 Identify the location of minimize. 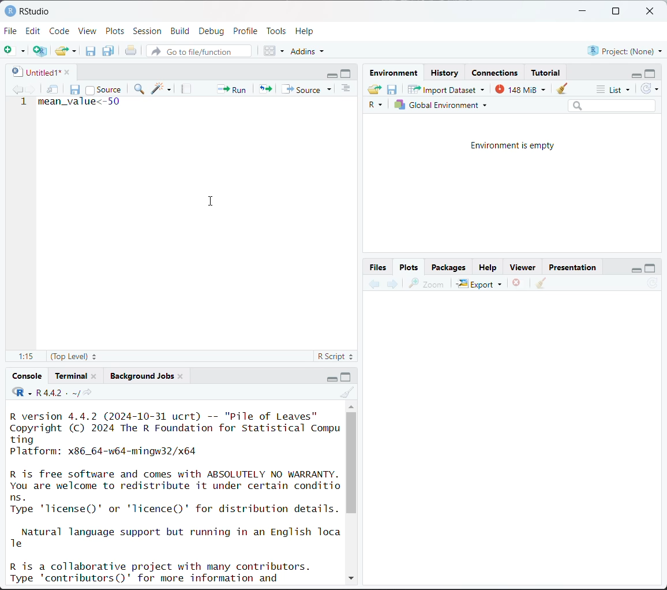
(634, 268).